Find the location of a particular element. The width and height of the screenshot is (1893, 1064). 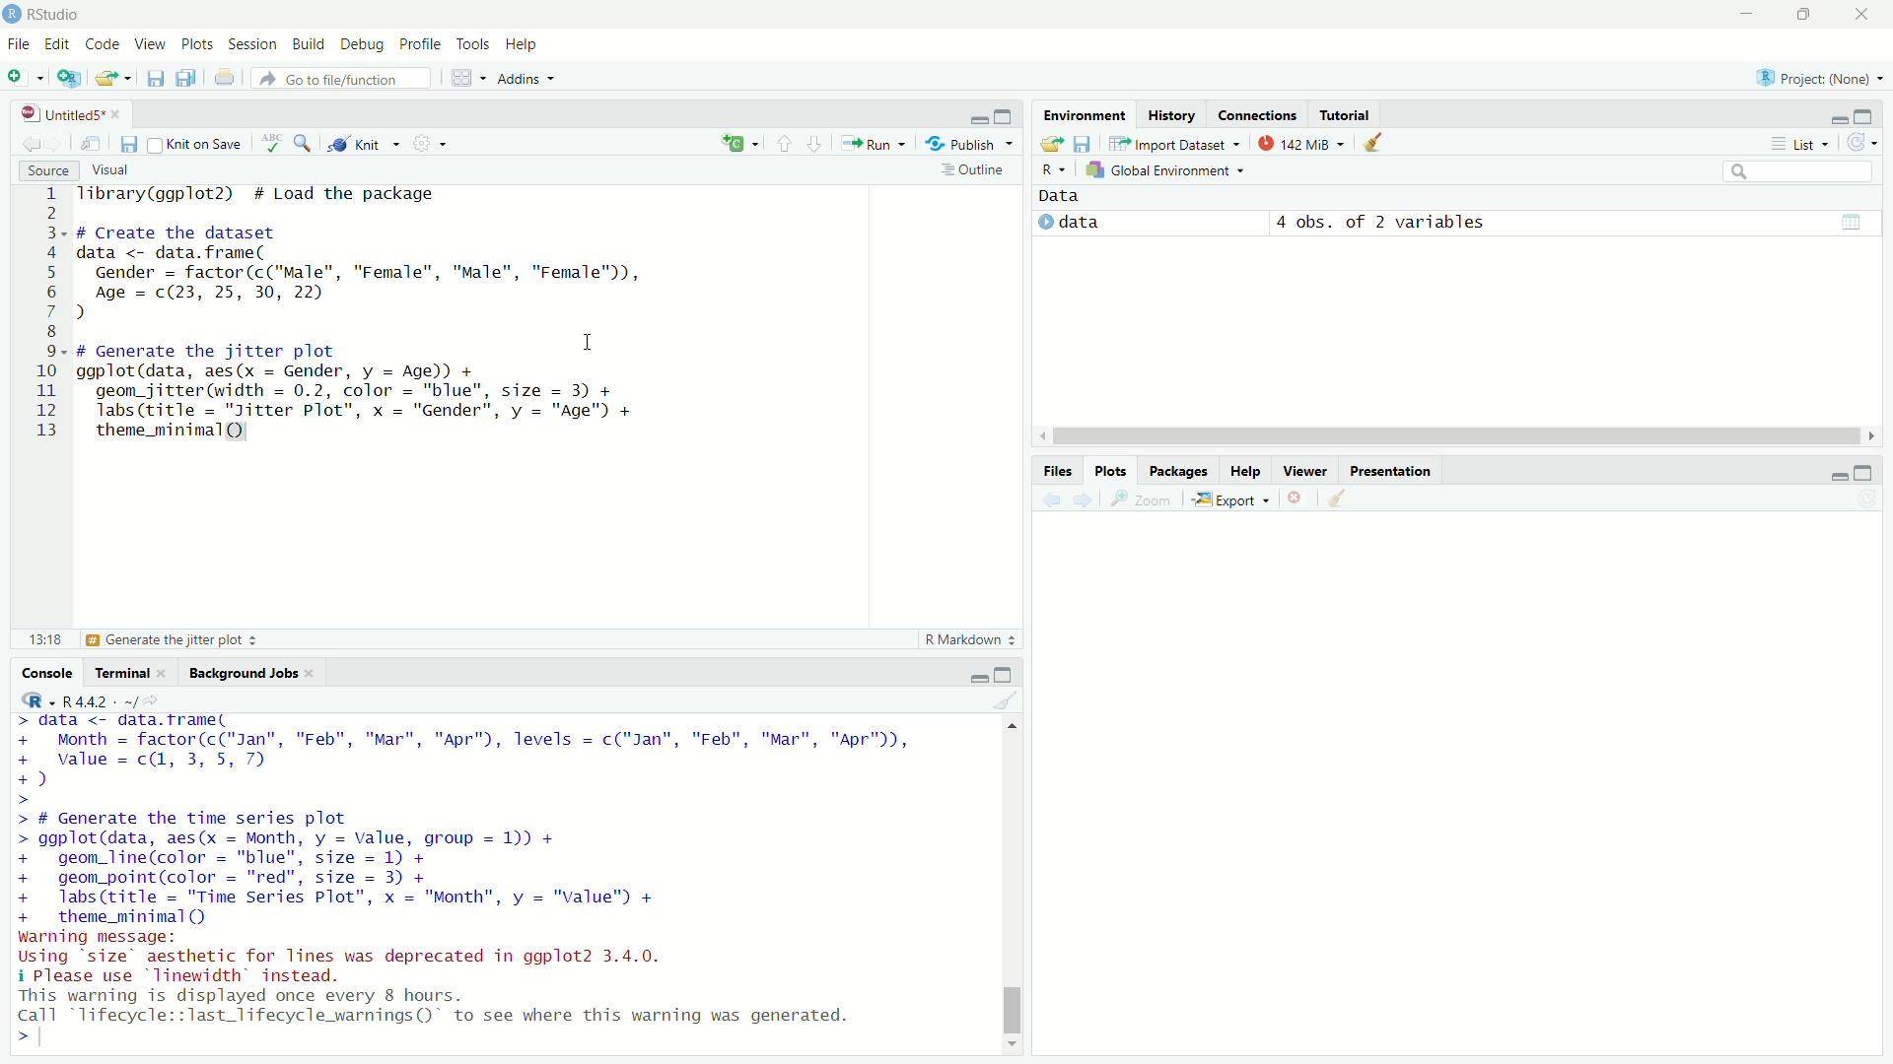

close is located at coordinates (168, 672).